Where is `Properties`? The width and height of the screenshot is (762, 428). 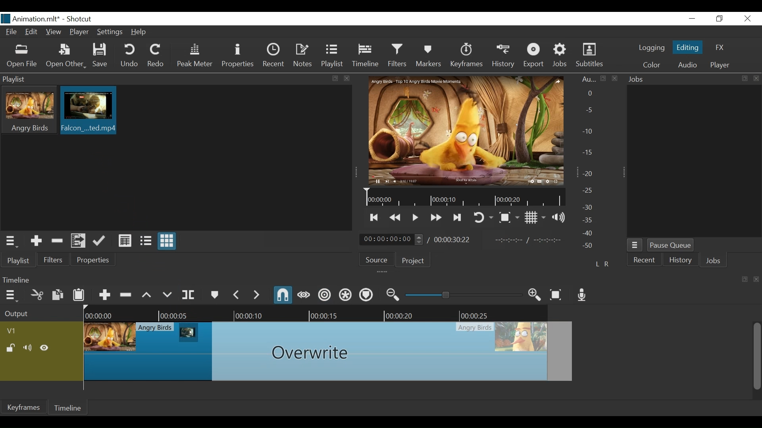 Properties is located at coordinates (94, 260).